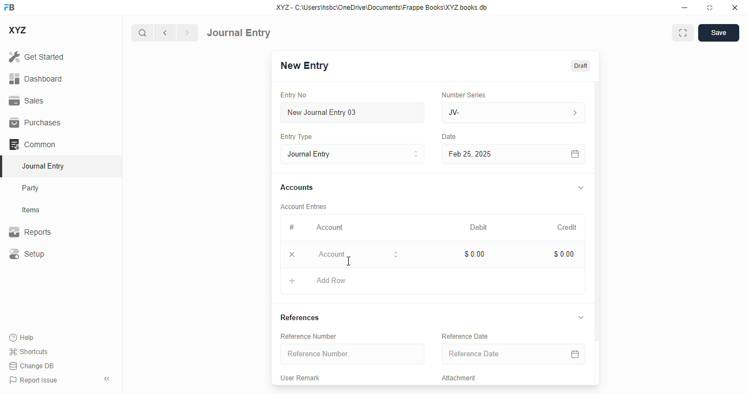  What do you see at coordinates (294, 95) in the screenshot?
I see `entry no` at bounding box center [294, 95].